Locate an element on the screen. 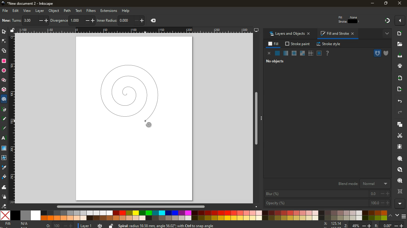  maximize is located at coordinates (385, 3).